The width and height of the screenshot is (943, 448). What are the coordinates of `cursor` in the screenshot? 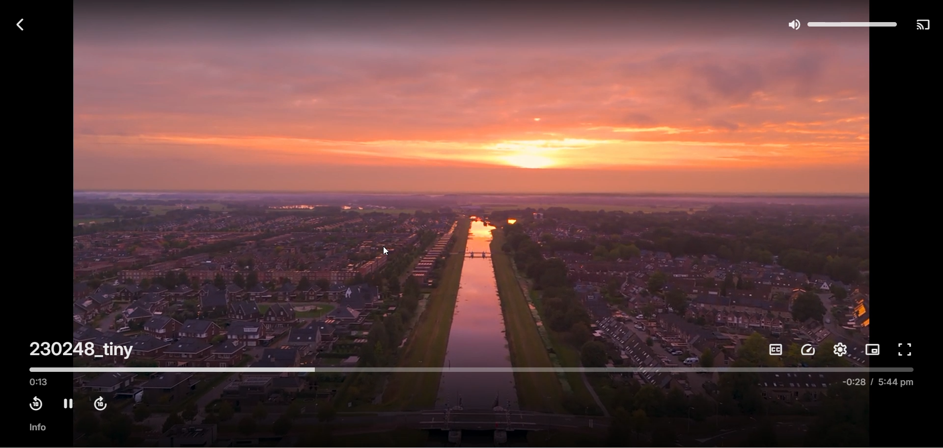 It's located at (388, 251).